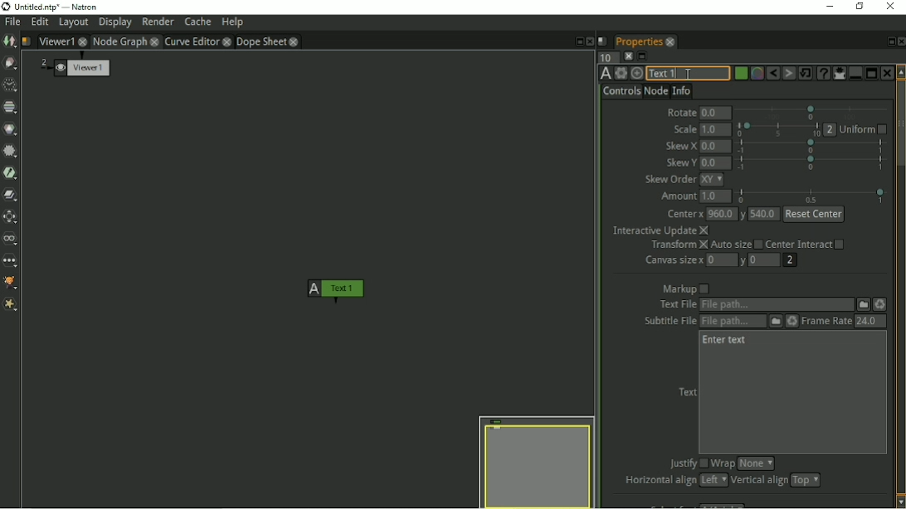 The width and height of the screenshot is (906, 509). What do you see at coordinates (677, 245) in the screenshot?
I see `Transform` at bounding box center [677, 245].